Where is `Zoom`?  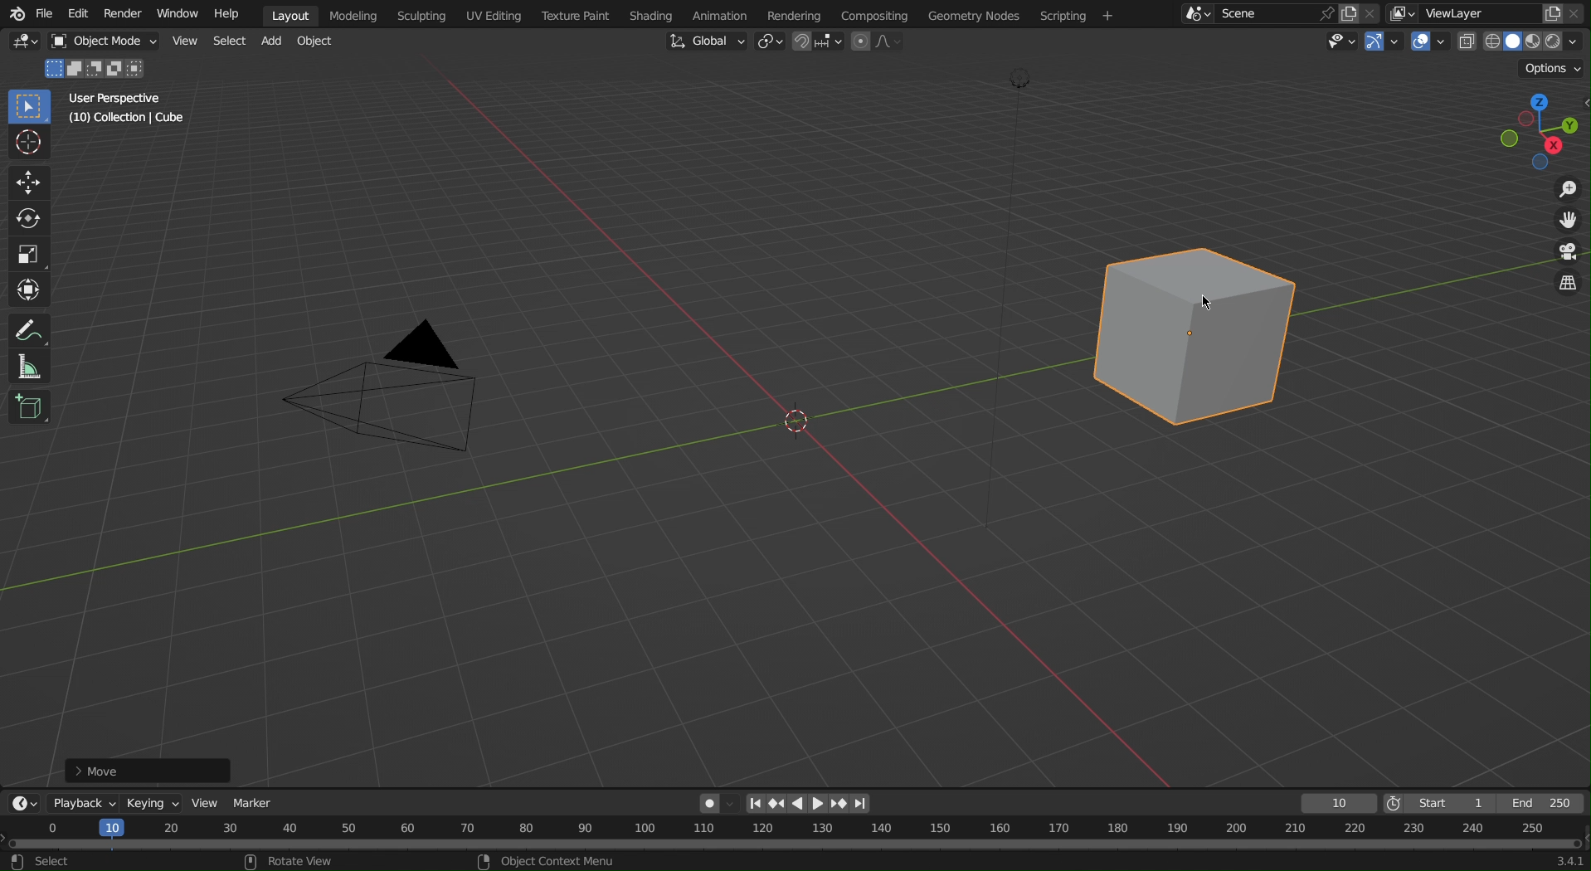 Zoom is located at coordinates (1559, 192).